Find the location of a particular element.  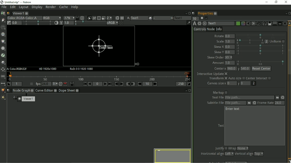

0 is located at coordinates (246, 83).